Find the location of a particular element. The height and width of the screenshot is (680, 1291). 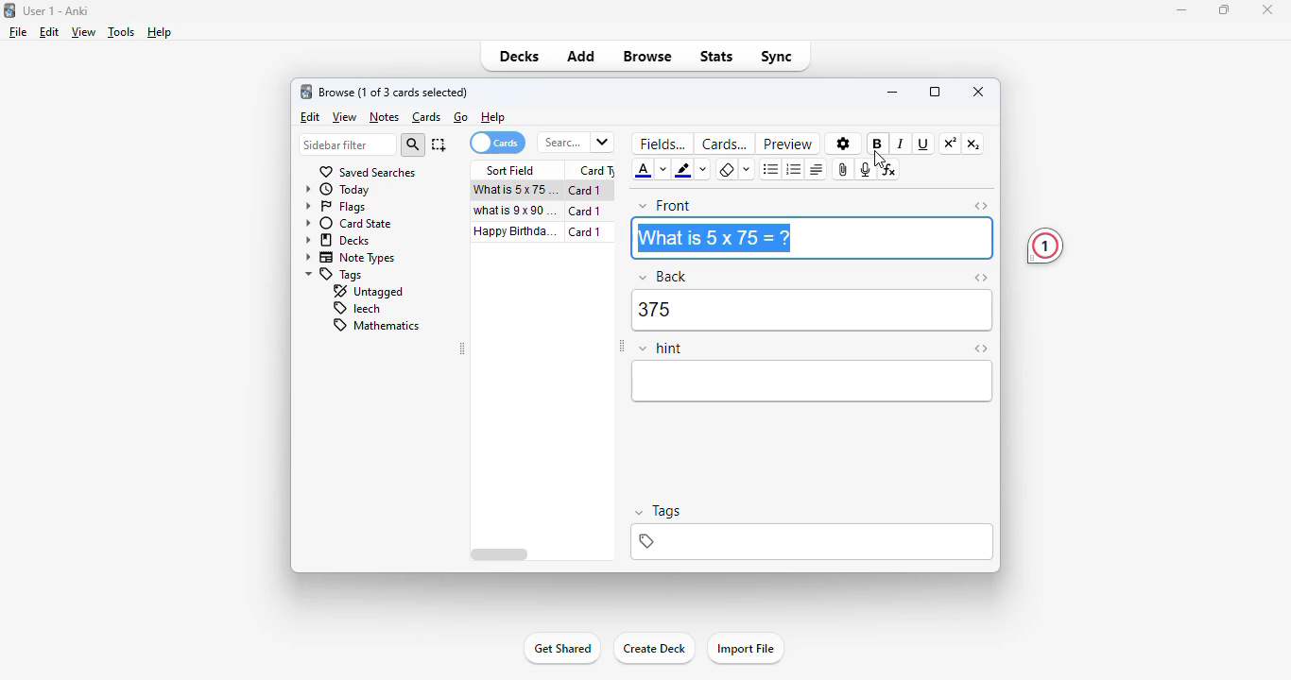

card 1 is located at coordinates (586, 212).